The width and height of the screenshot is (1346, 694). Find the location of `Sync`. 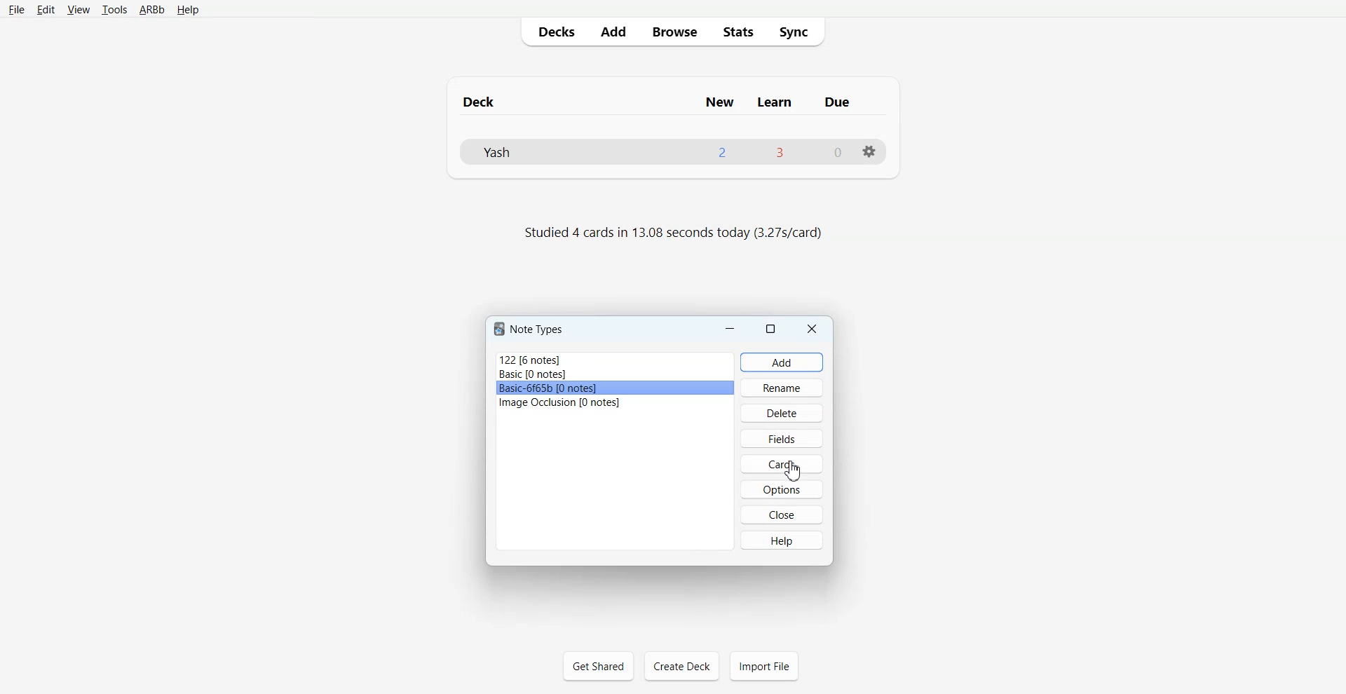

Sync is located at coordinates (798, 32).